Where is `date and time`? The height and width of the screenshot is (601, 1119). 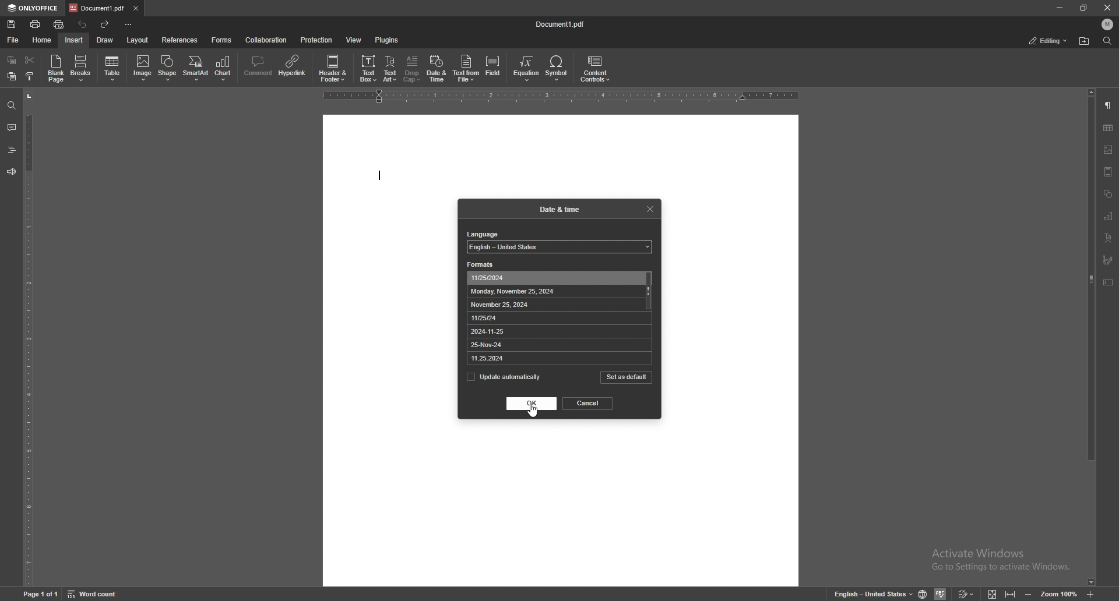
date and time is located at coordinates (437, 69).